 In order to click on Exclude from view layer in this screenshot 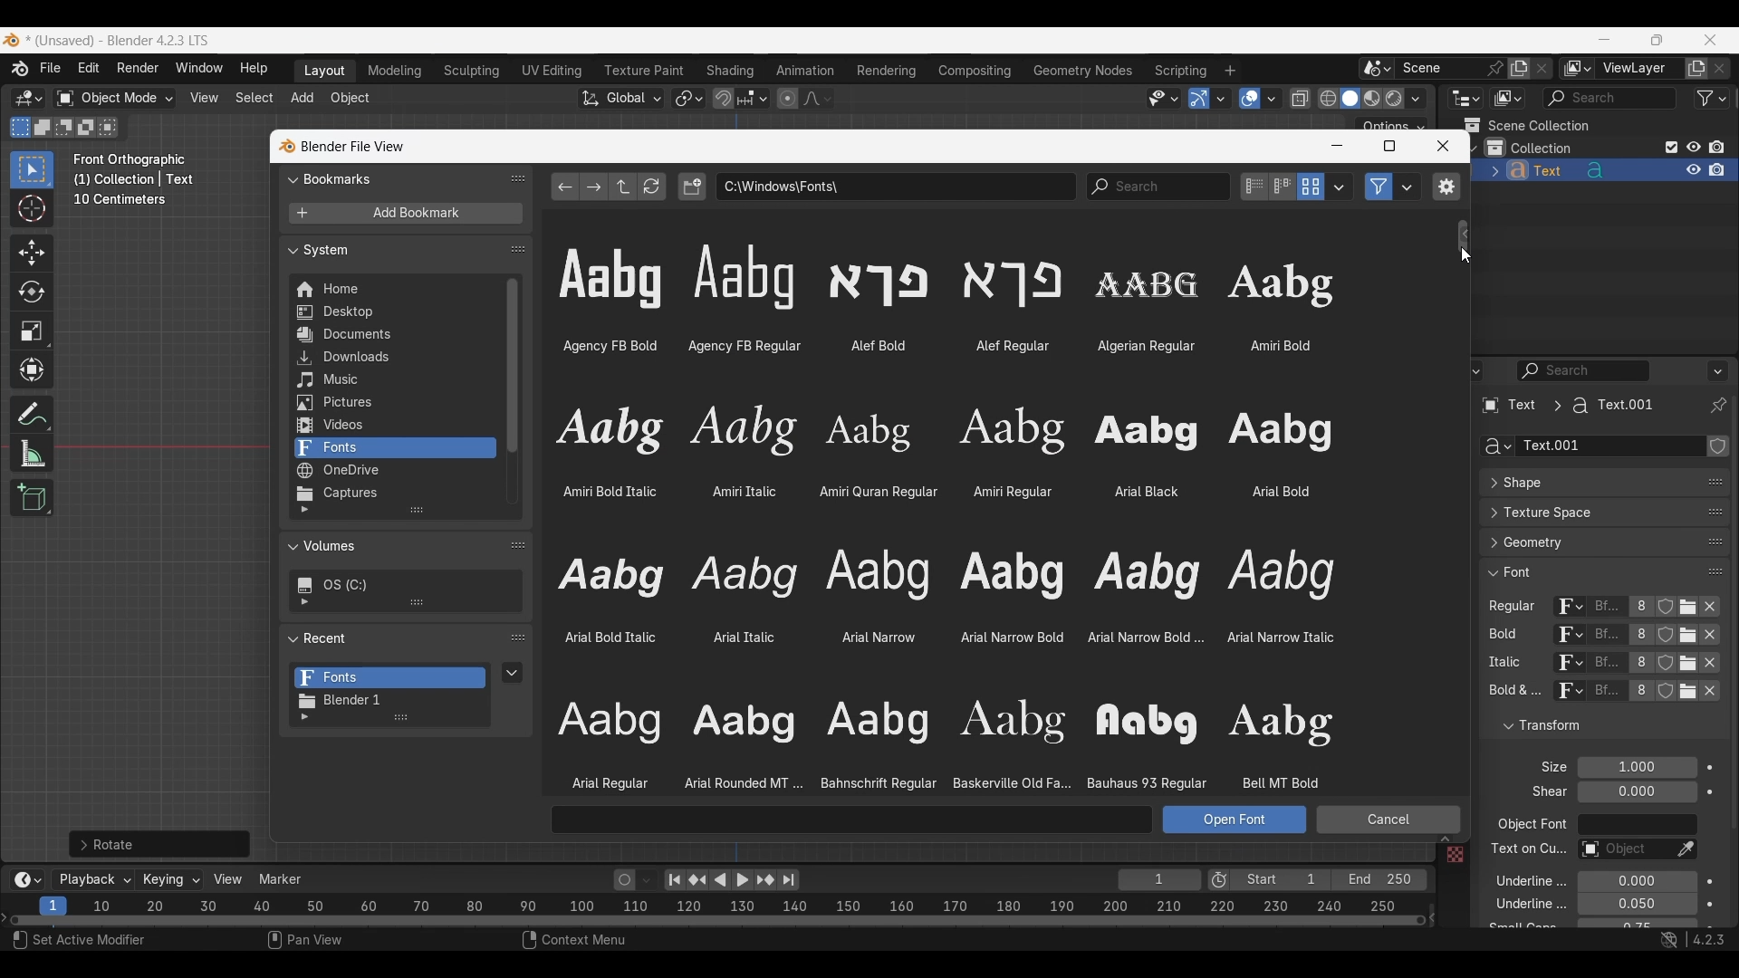, I will do `click(1672, 147)`.